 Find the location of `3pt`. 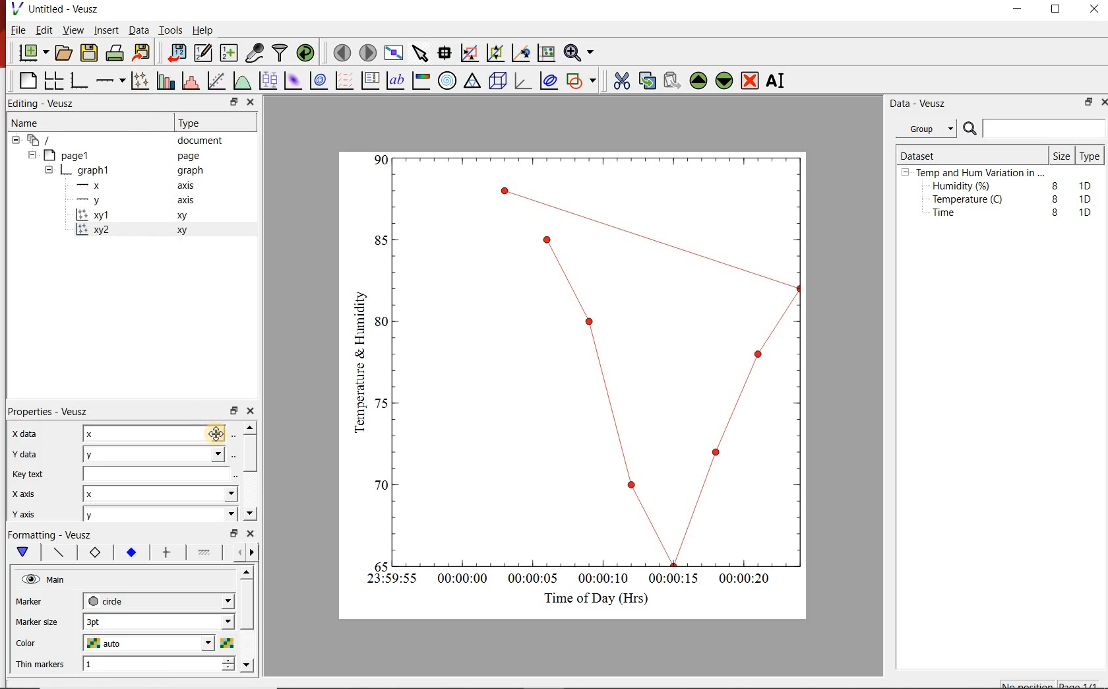

3pt is located at coordinates (109, 620).